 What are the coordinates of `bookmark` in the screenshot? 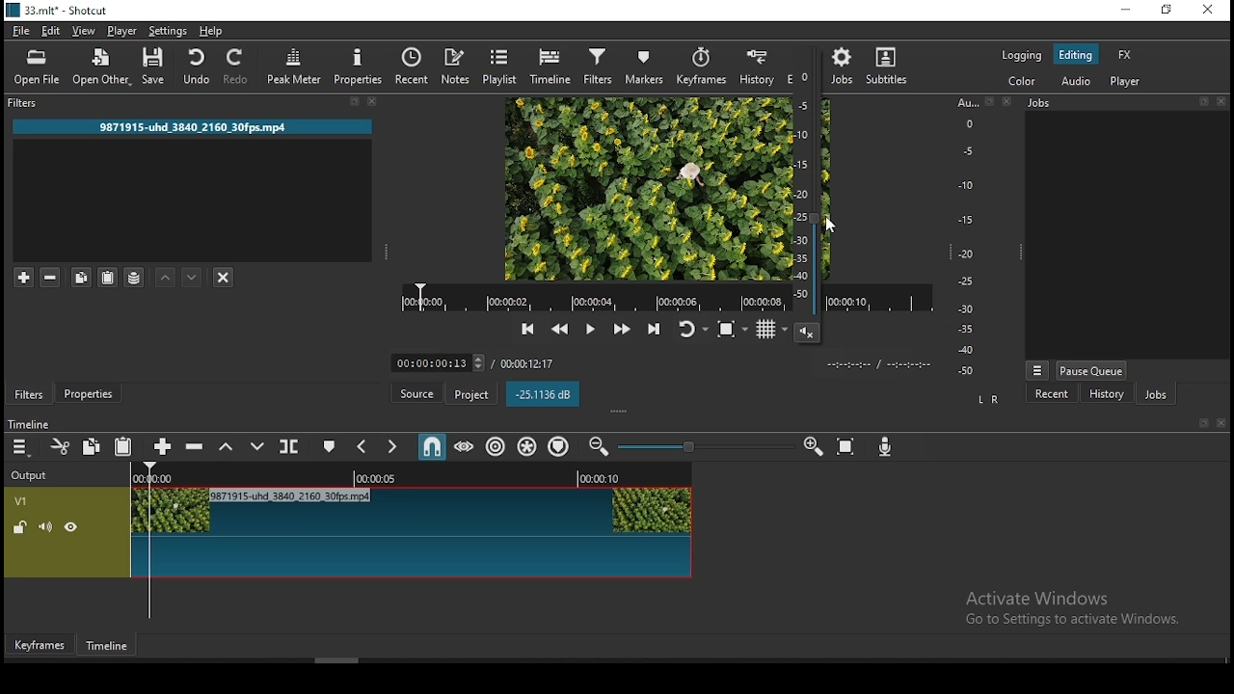 It's located at (1198, 106).